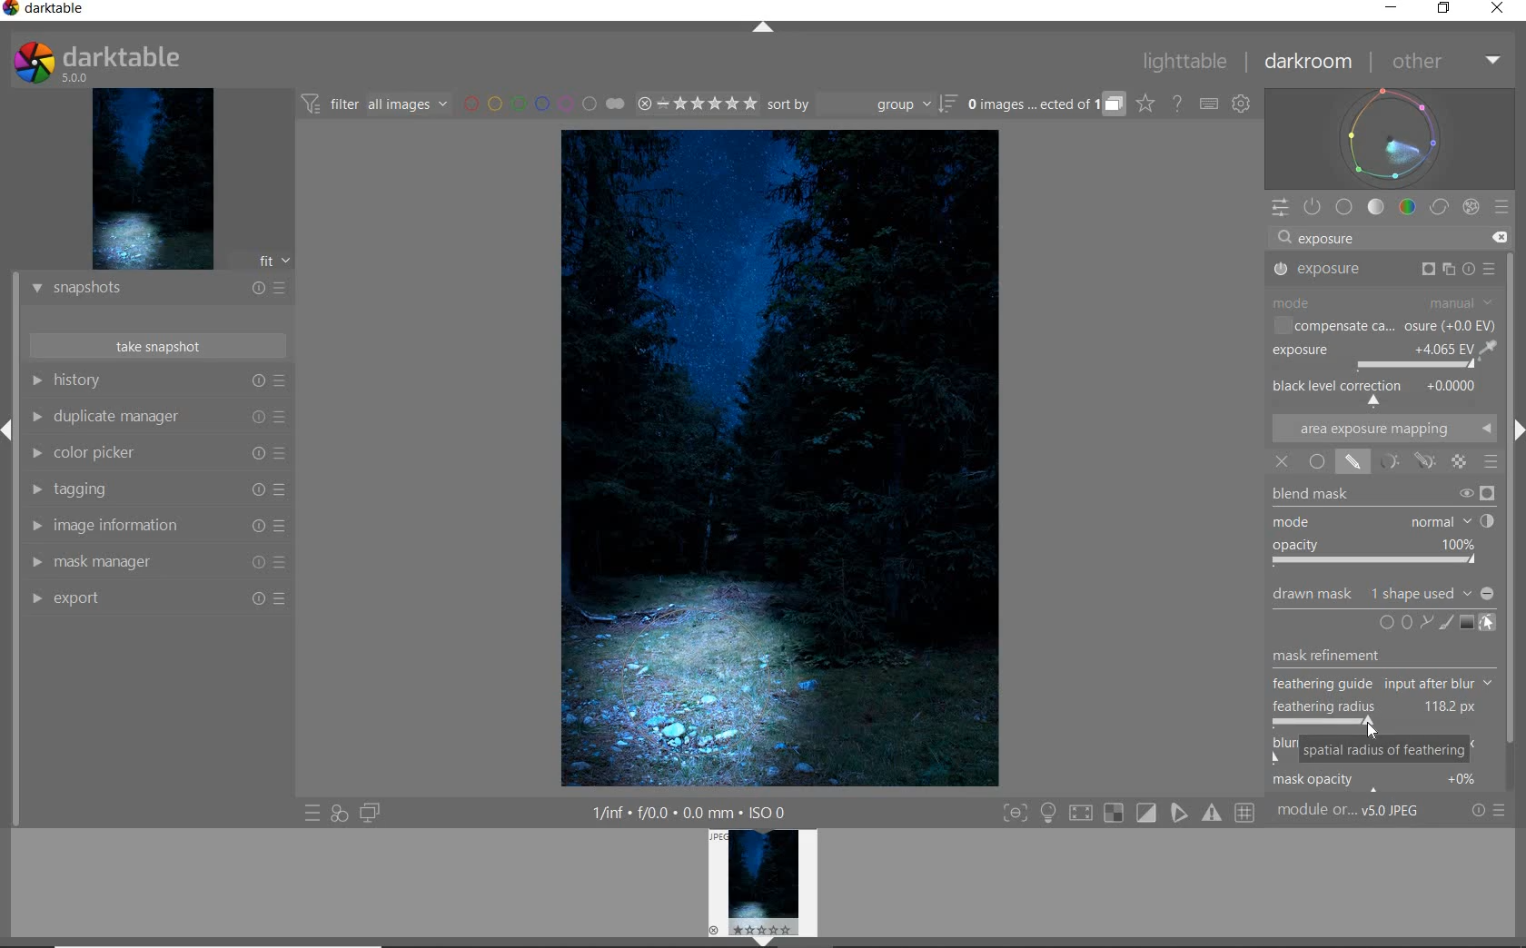 The width and height of the screenshot is (1526, 948). What do you see at coordinates (1184, 63) in the screenshot?
I see `LIGHTTABLE` at bounding box center [1184, 63].